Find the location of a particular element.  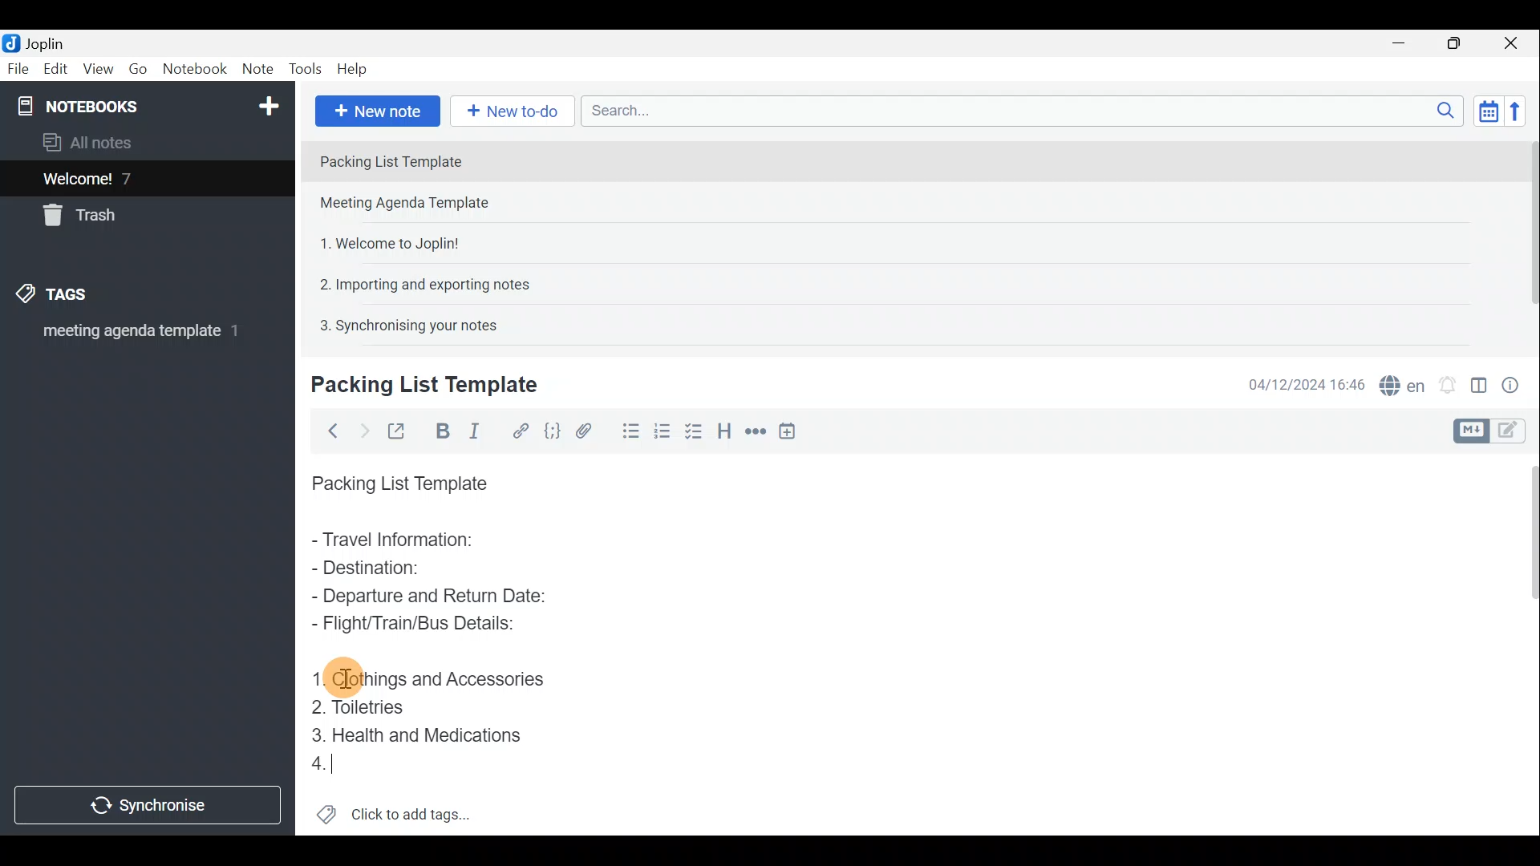

Reverse sort order is located at coordinates (1521, 110).